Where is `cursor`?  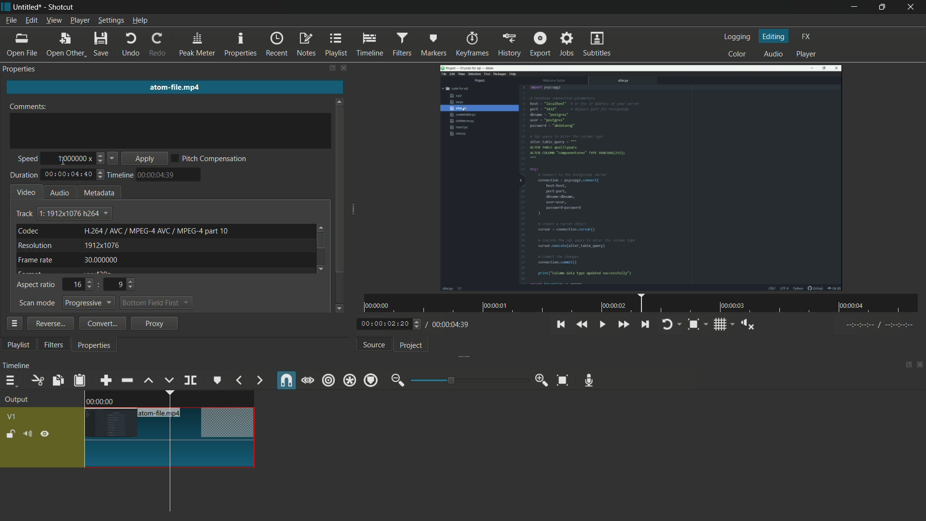 cursor is located at coordinates (63, 162).